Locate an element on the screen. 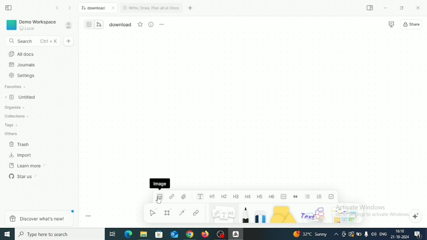 This screenshot has height=240, width=427. View Info is located at coordinates (151, 24).